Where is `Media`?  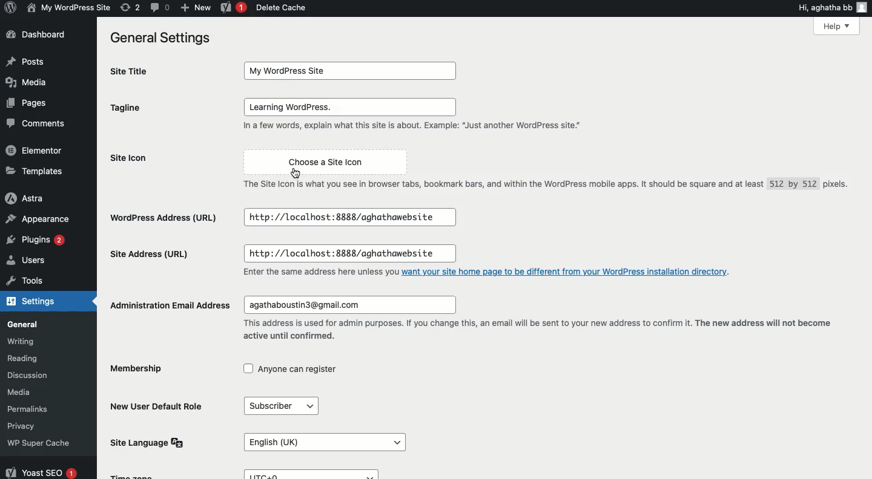
Media is located at coordinates (37, 391).